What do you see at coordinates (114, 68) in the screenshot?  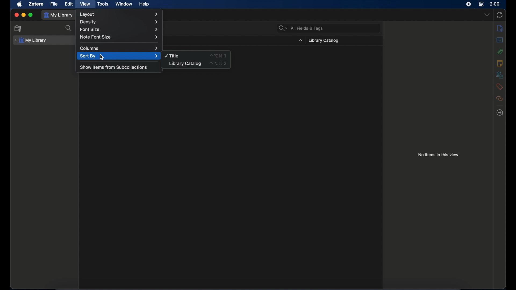 I see `show items from subcollections` at bounding box center [114, 68].